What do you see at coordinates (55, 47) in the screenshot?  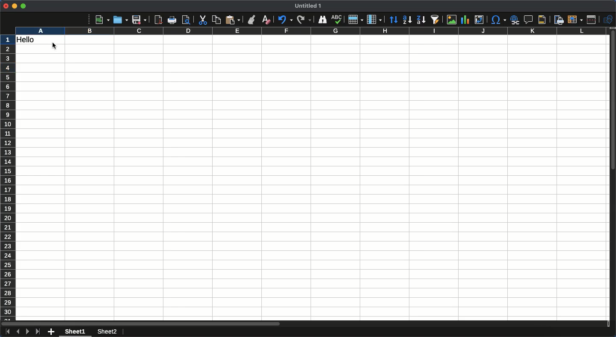 I see `cursor` at bounding box center [55, 47].